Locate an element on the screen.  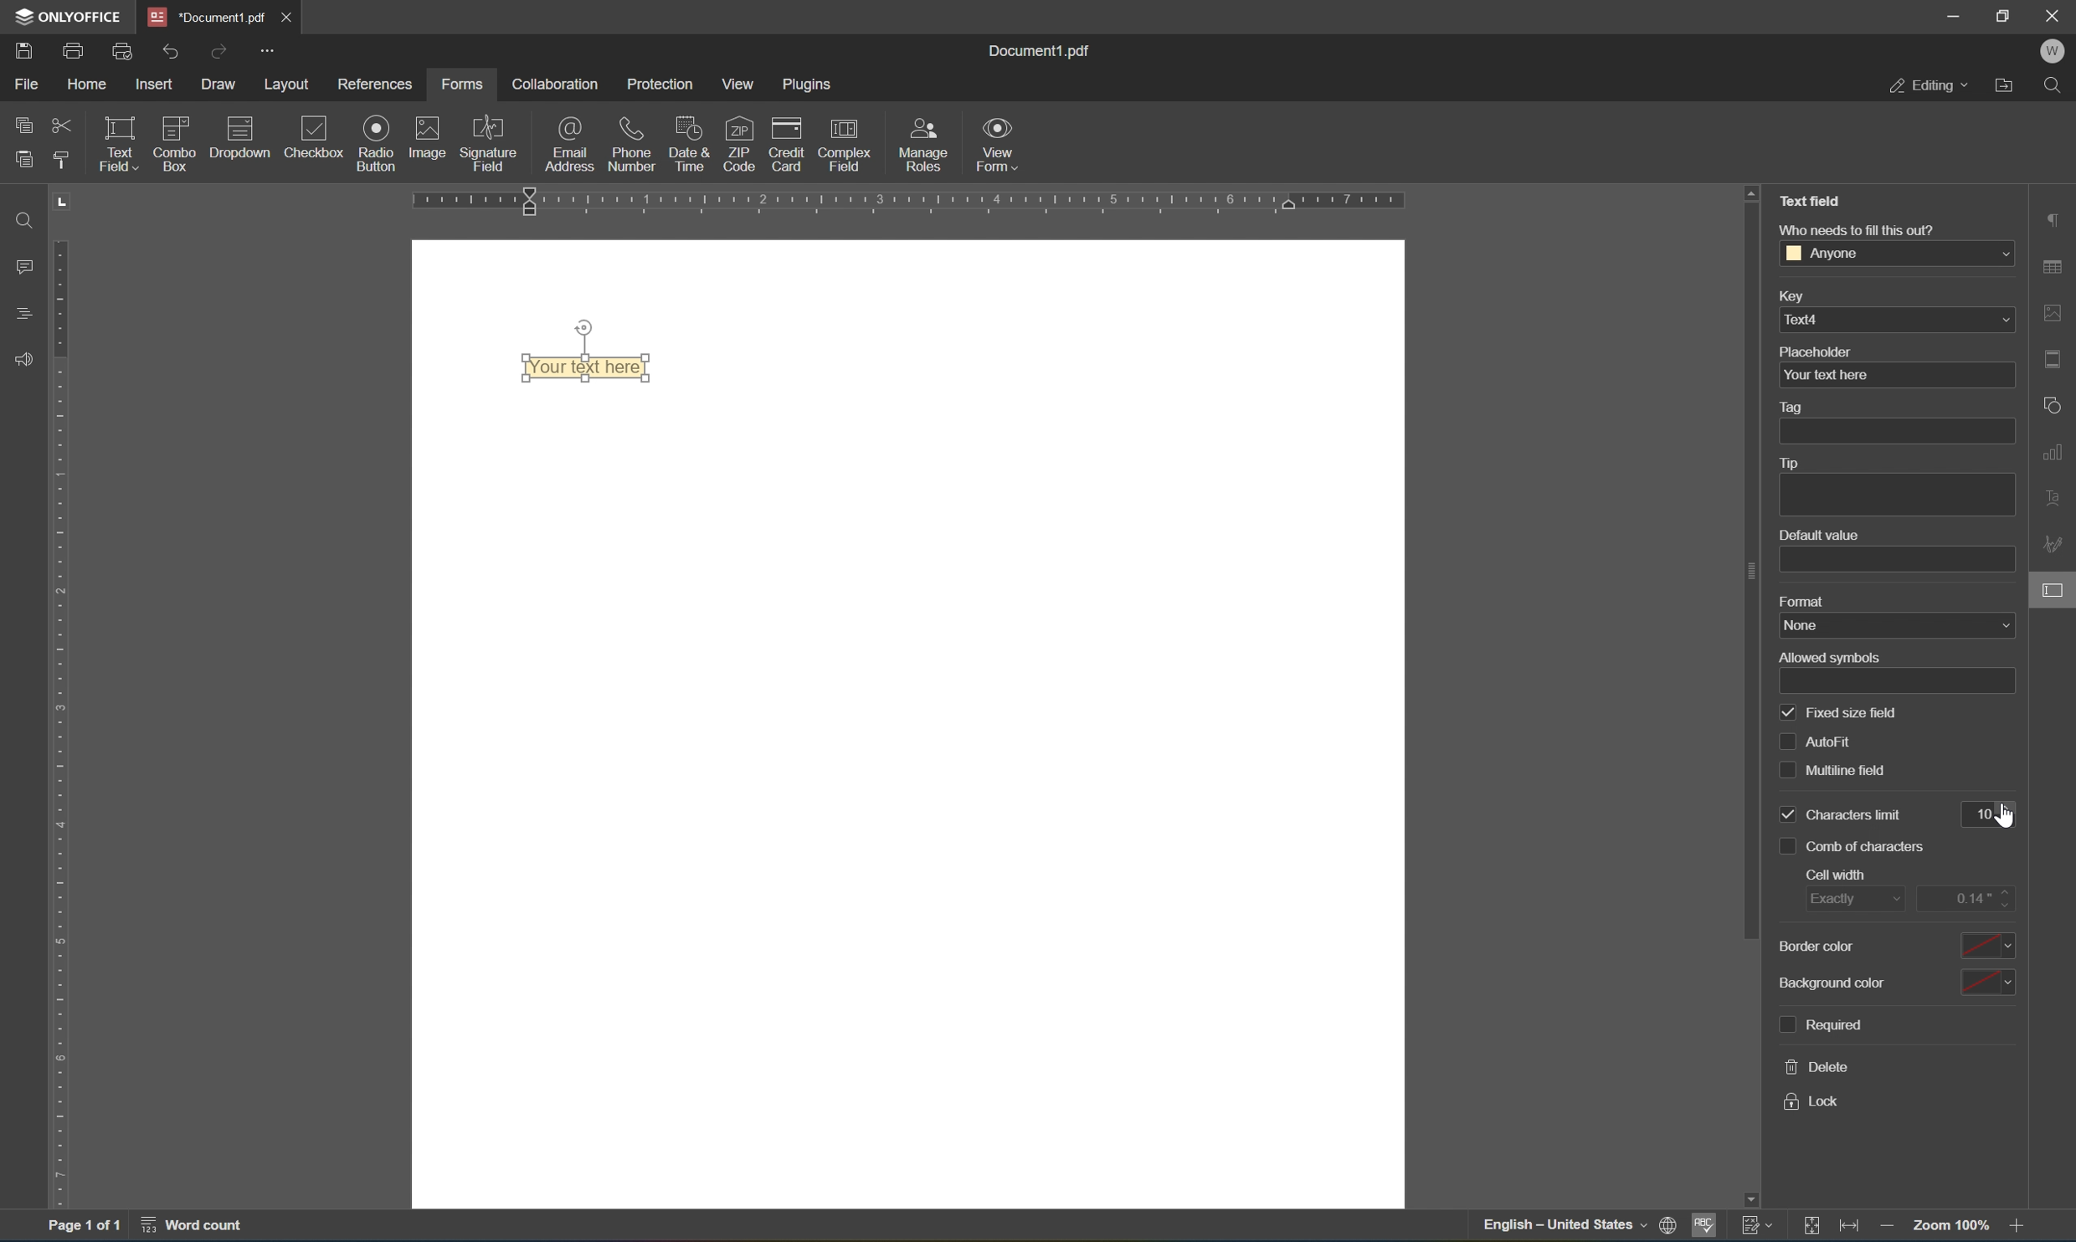
form view is located at coordinates (994, 142).